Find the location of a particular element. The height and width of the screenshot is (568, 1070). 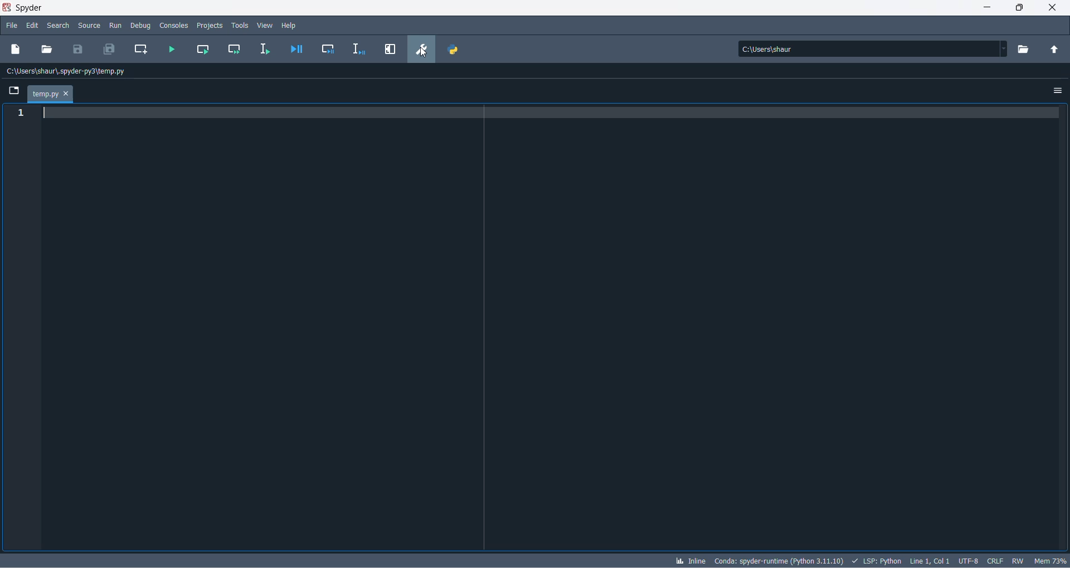

line number is located at coordinates (24, 114).